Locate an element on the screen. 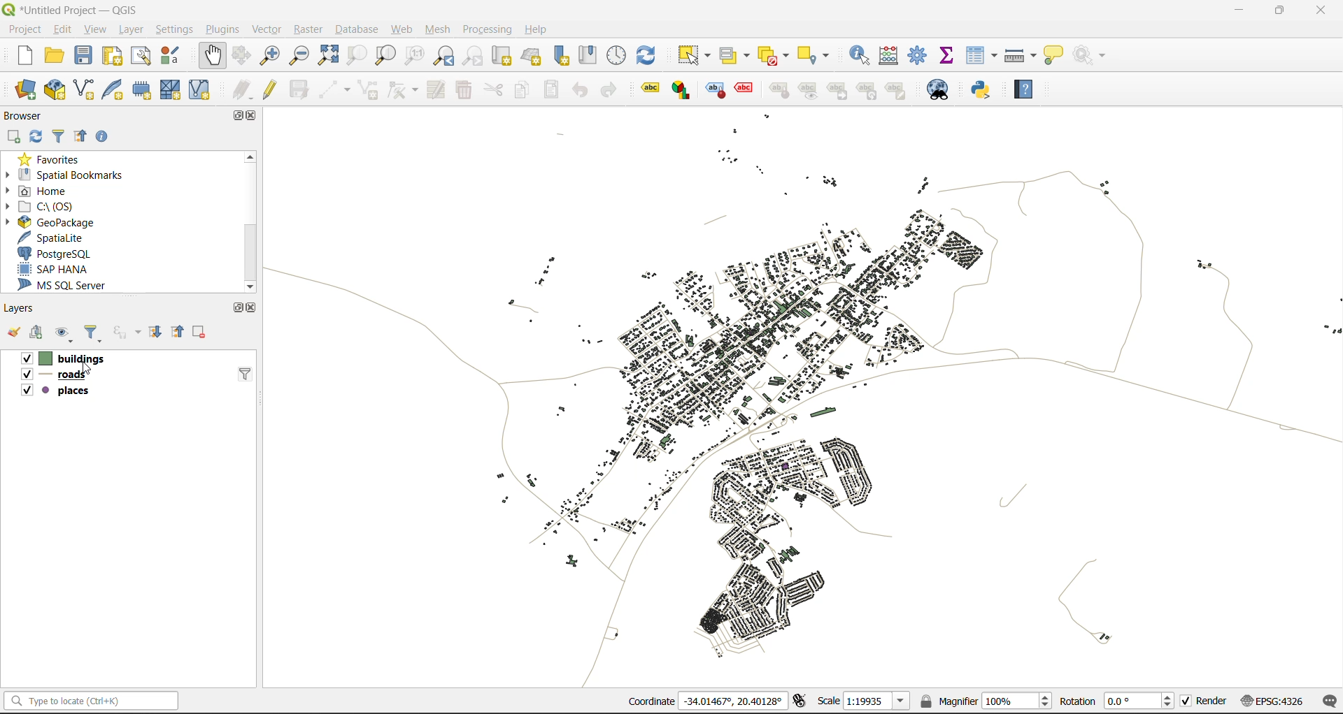 The width and height of the screenshot is (1343, 714). maximize is located at coordinates (1277, 13).